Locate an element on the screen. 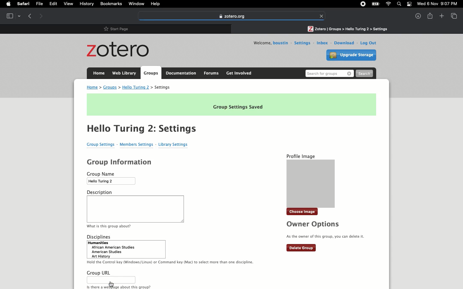 This screenshot has height=289, width=463. Welcome is located at coordinates (260, 43).